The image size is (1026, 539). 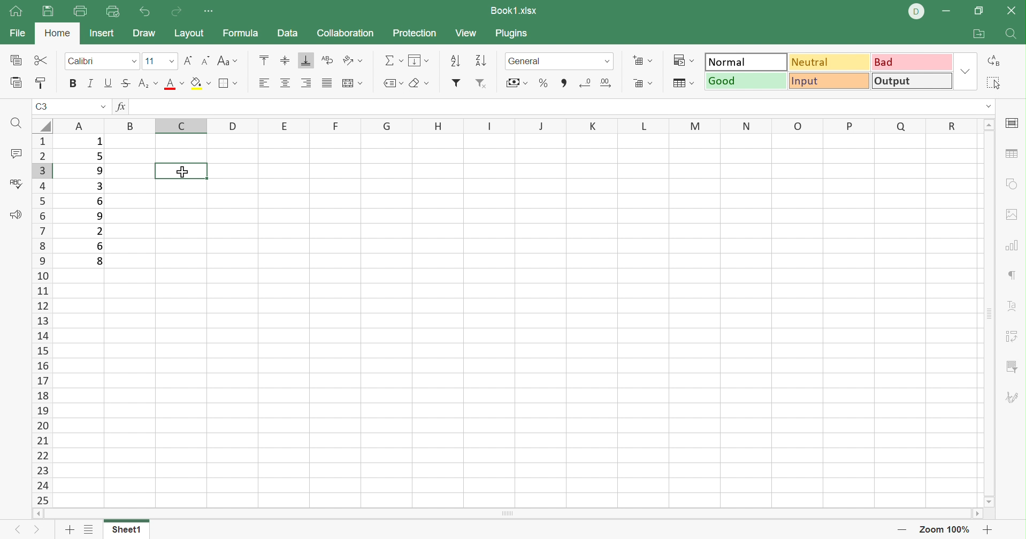 I want to click on 6, so click(x=103, y=247).